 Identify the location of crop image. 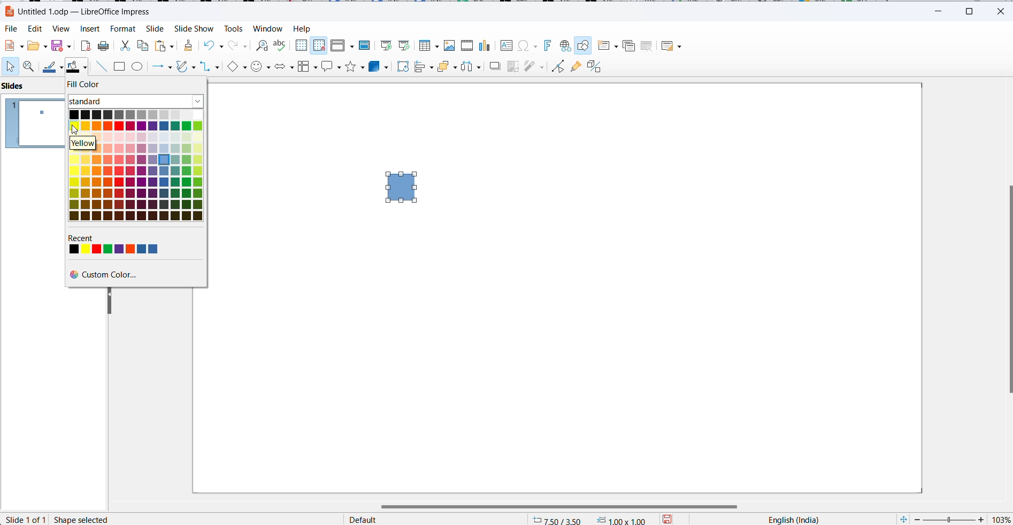
(513, 66).